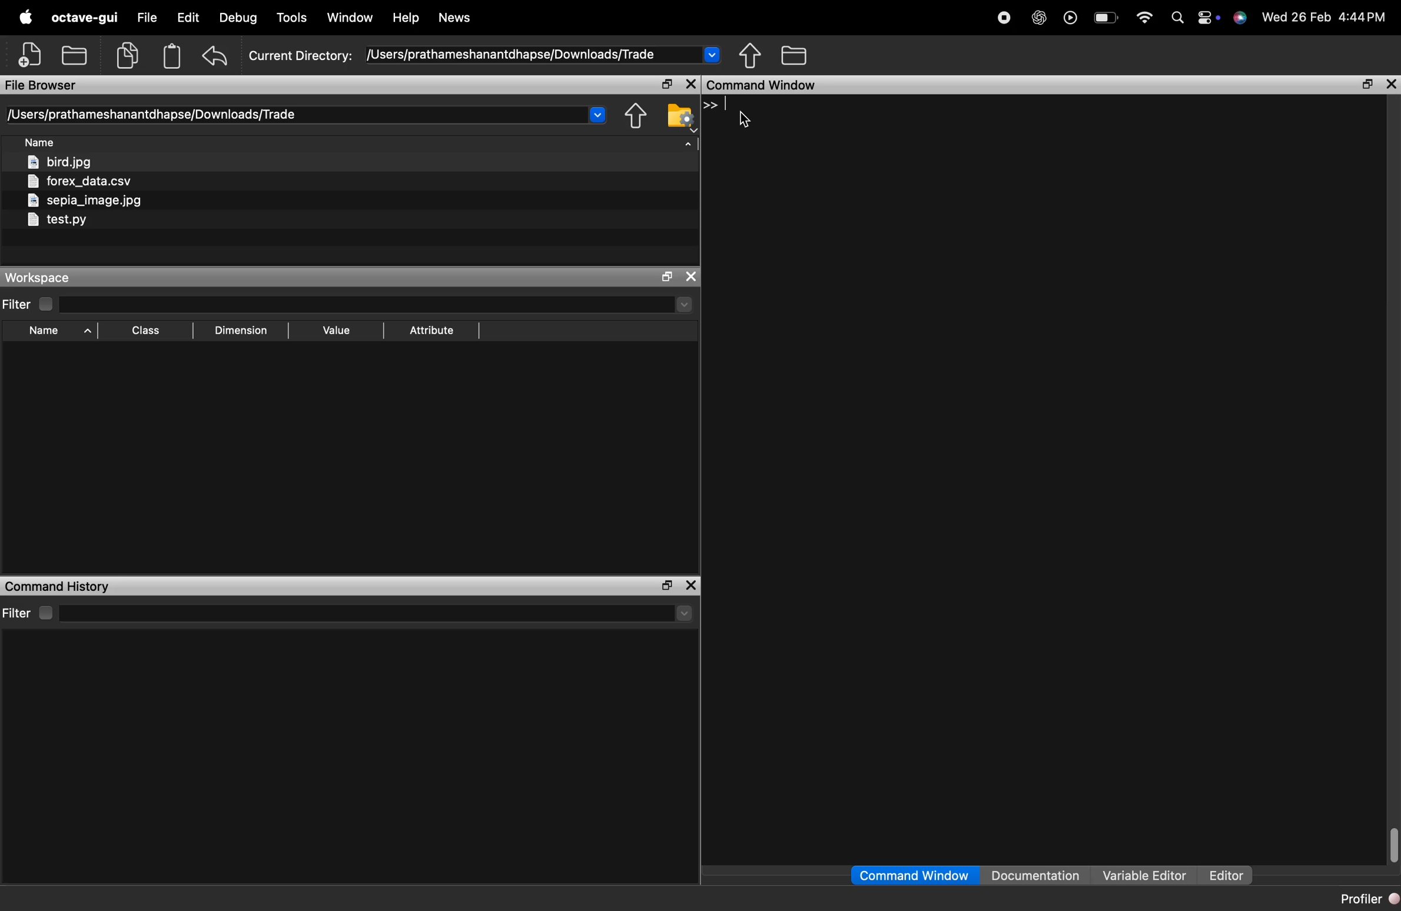  I want to click on folder settings, so click(680, 117).